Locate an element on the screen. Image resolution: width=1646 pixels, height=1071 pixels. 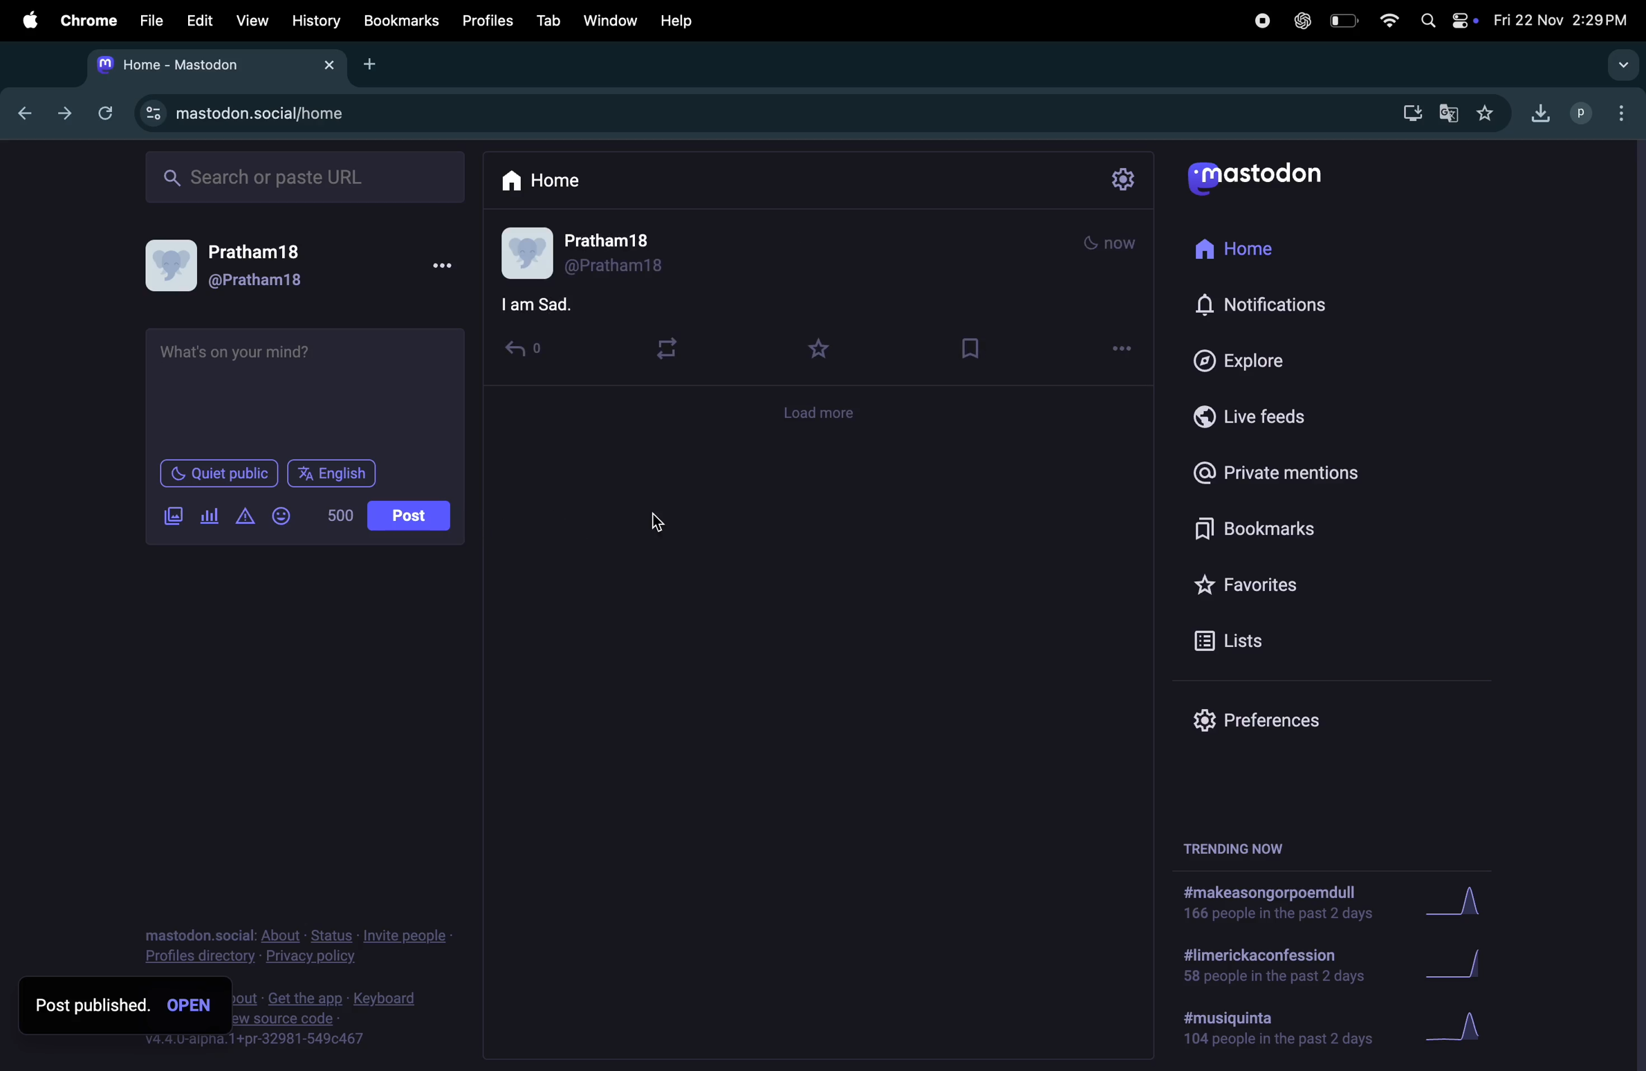
quiet public is located at coordinates (219, 473).